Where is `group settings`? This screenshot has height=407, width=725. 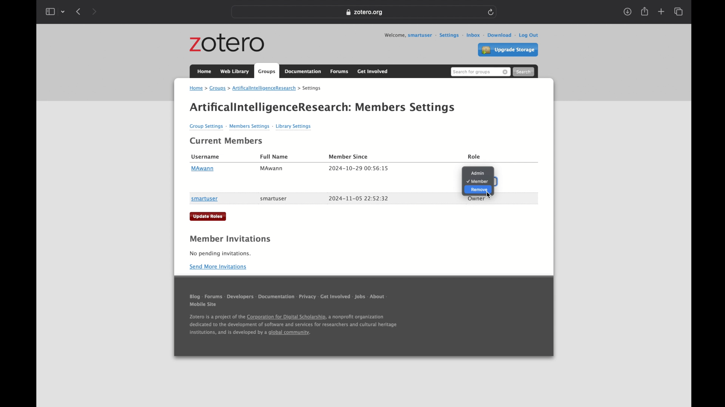
group settings is located at coordinates (207, 127).